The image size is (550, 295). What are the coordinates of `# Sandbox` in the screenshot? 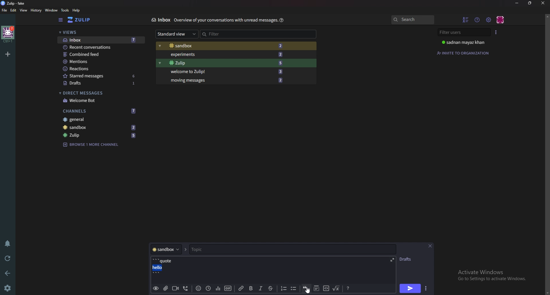 It's located at (84, 128).